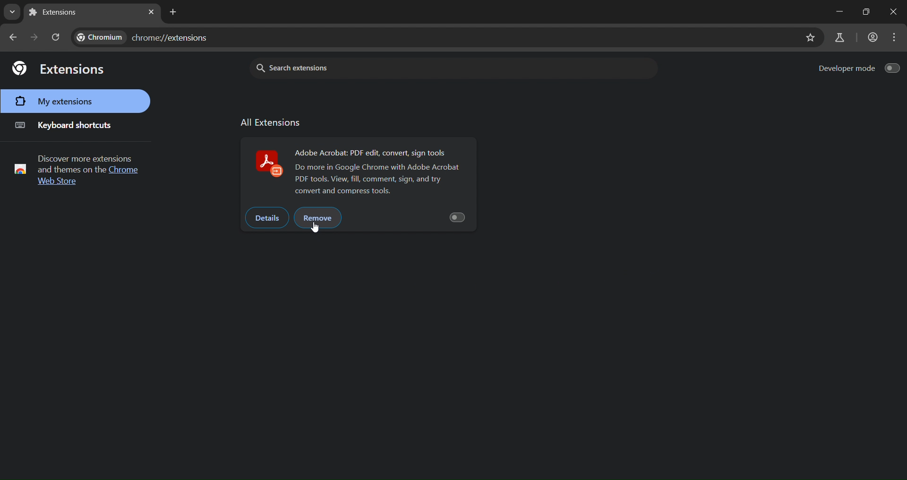 This screenshot has width=907, height=480. What do you see at coordinates (314, 230) in the screenshot?
I see `Cursor` at bounding box center [314, 230].